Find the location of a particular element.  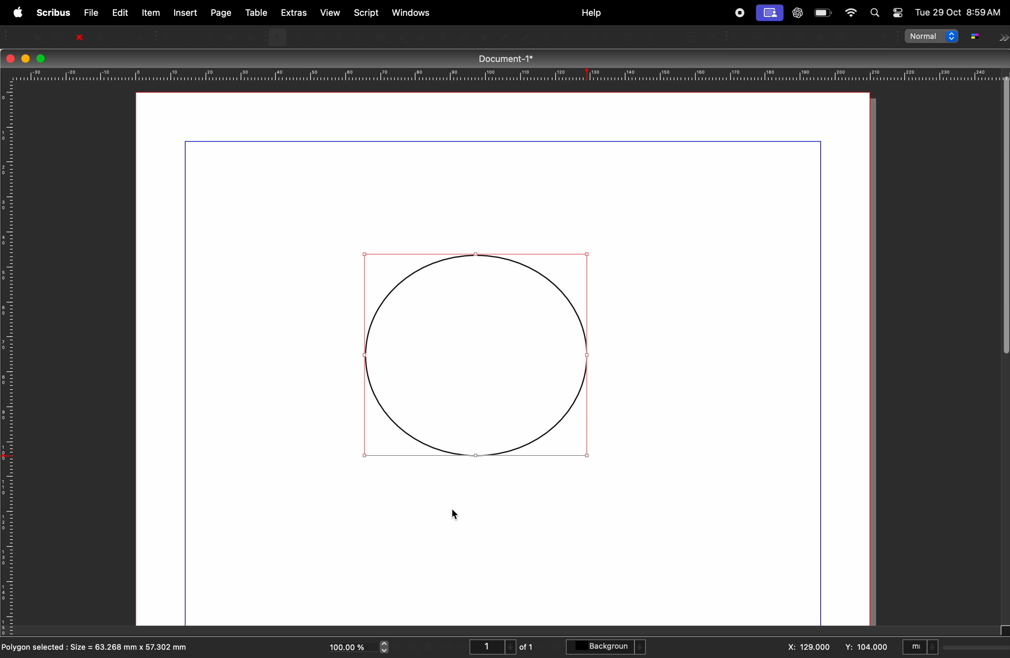

Text annotation is located at coordinates (863, 37).